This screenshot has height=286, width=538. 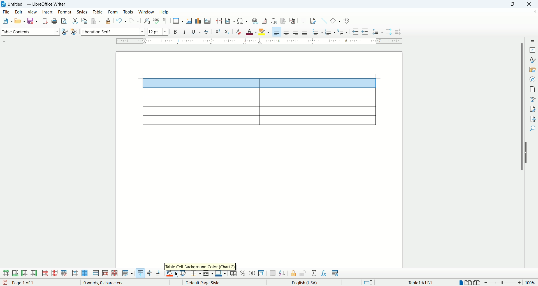 What do you see at coordinates (178, 21) in the screenshot?
I see `insert table` at bounding box center [178, 21].